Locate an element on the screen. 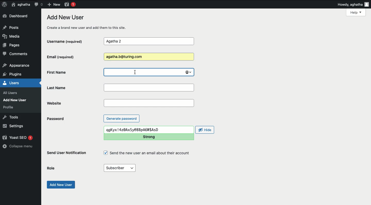 The image size is (371, 205). Add new user create a bran new user and add them to this site. is located at coordinates (89, 22).